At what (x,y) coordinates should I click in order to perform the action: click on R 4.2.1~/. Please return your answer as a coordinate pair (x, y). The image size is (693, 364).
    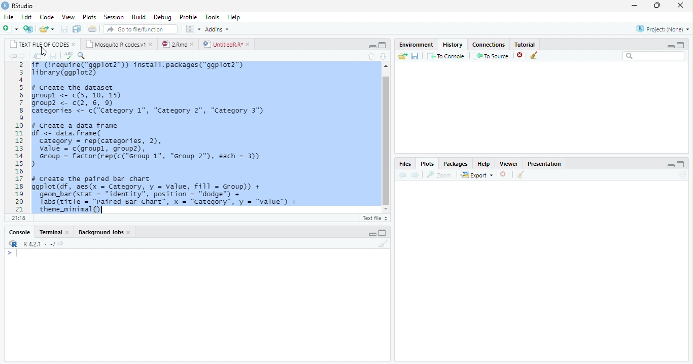
    Looking at the image, I should click on (38, 244).